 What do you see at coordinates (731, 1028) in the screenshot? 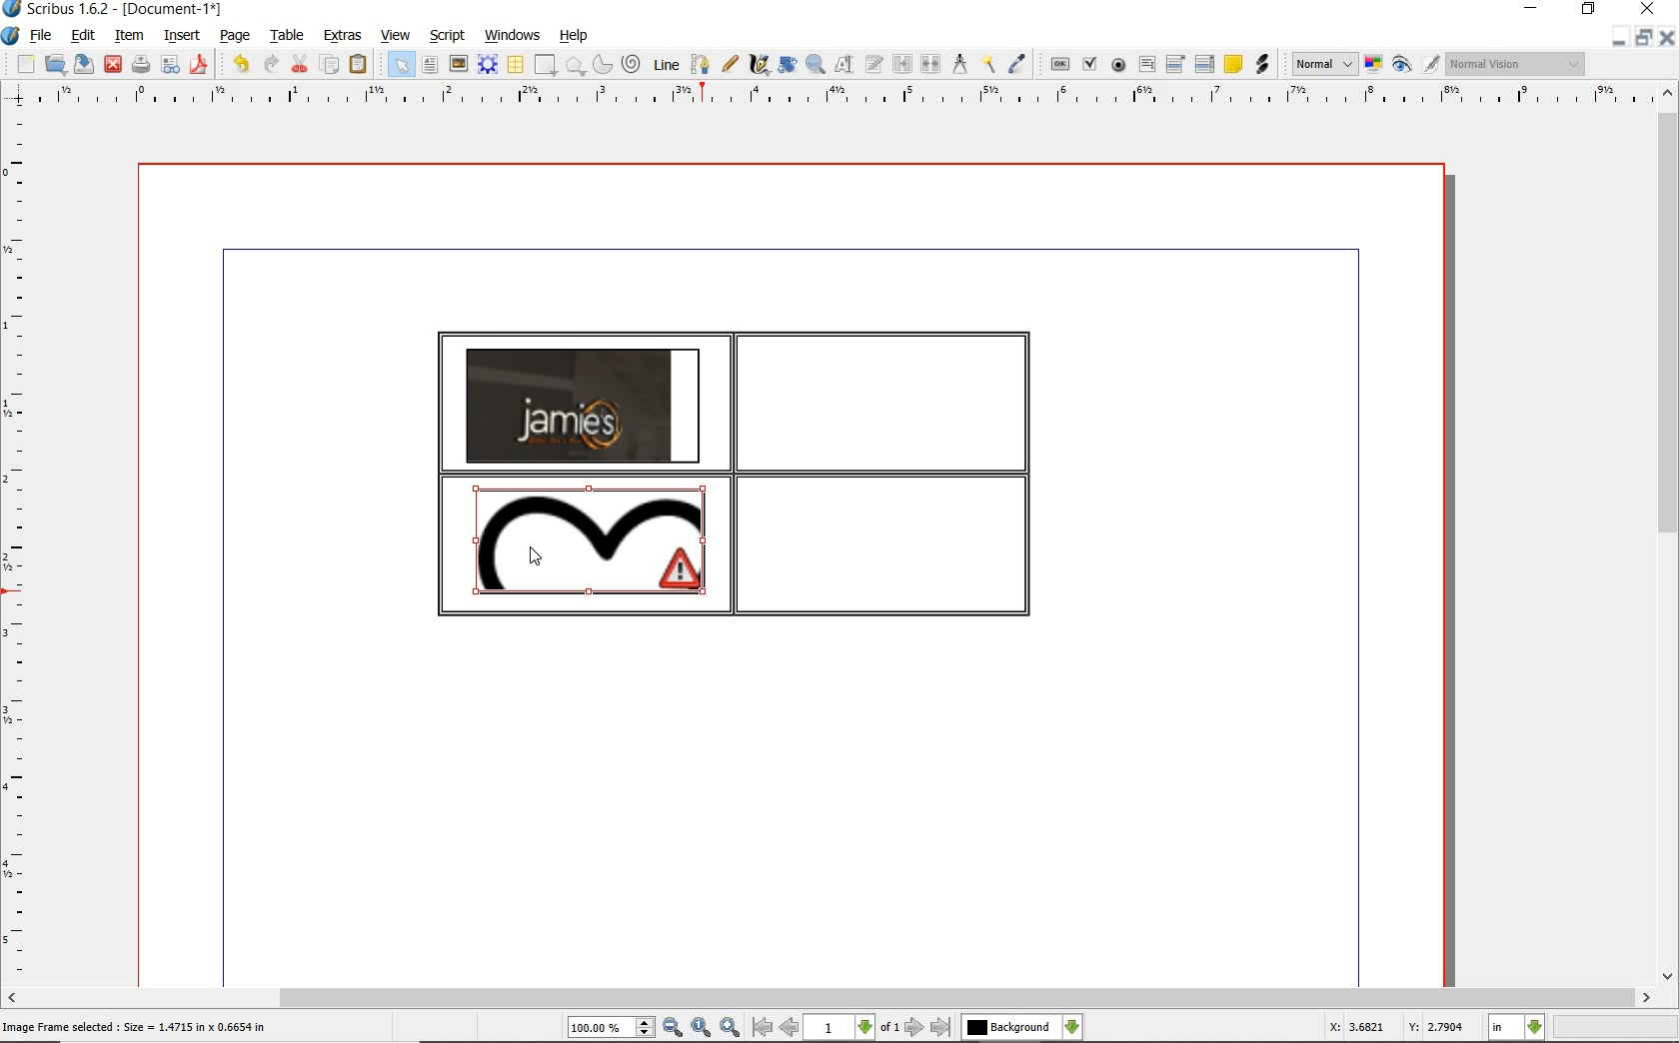
I see `zoom in` at bounding box center [731, 1028].